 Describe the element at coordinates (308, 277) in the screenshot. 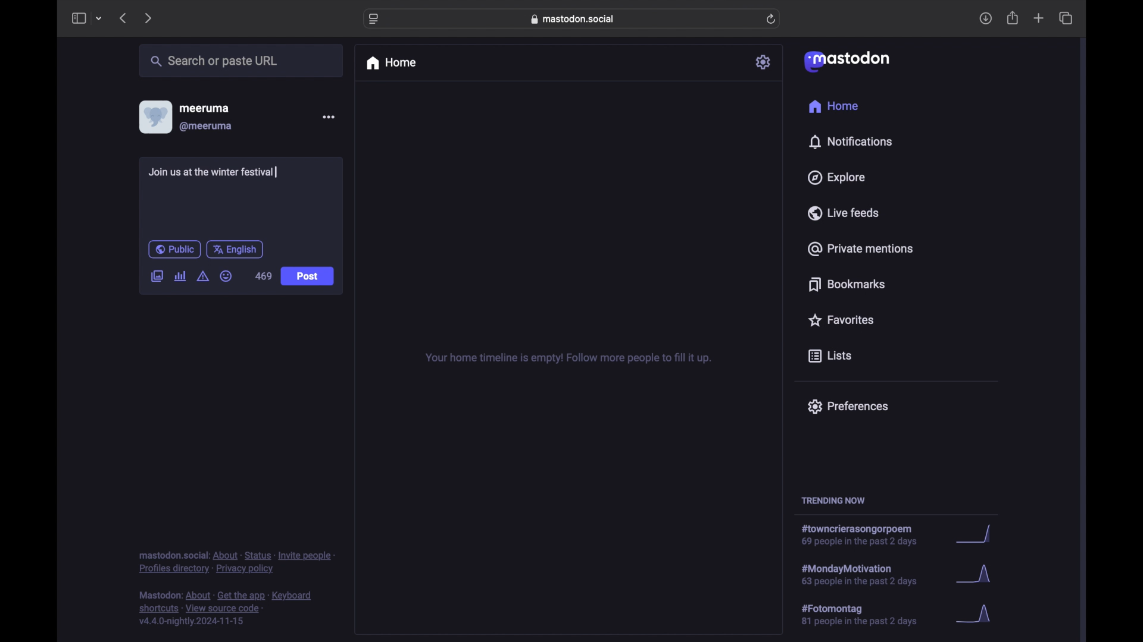

I see `Post` at that location.